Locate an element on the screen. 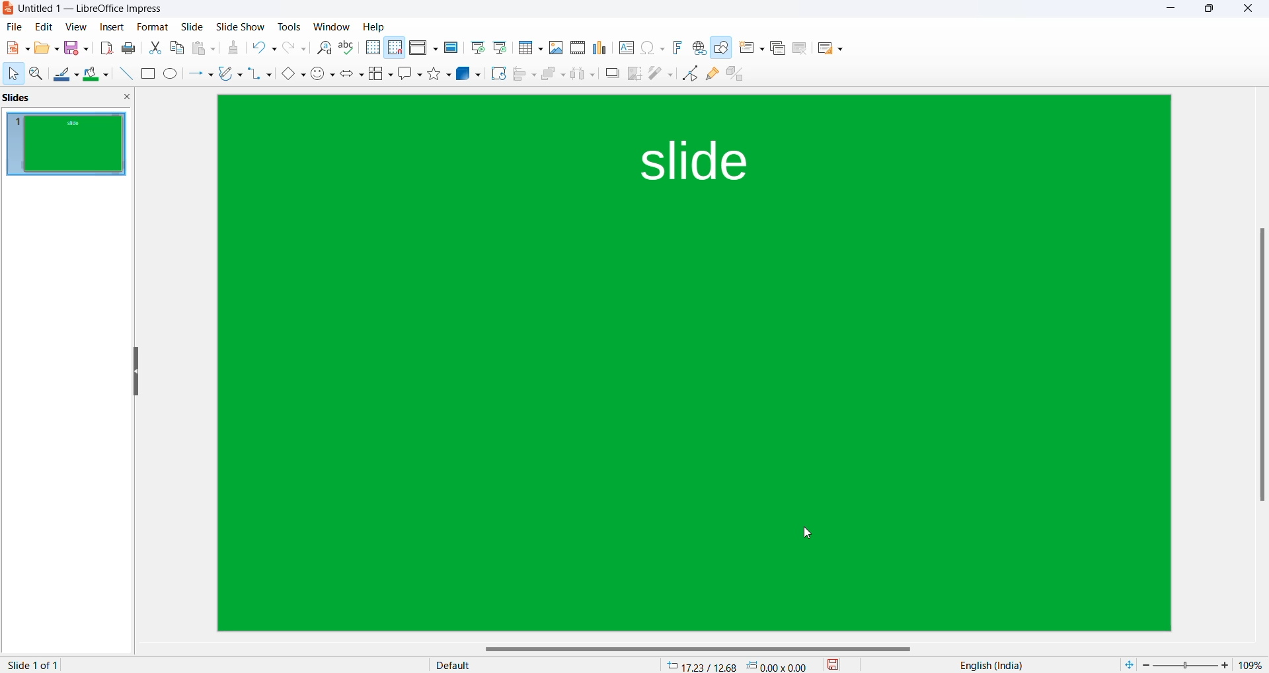 Image resolution: width=1269 pixels, height=673 pixels. edit is located at coordinates (45, 27).